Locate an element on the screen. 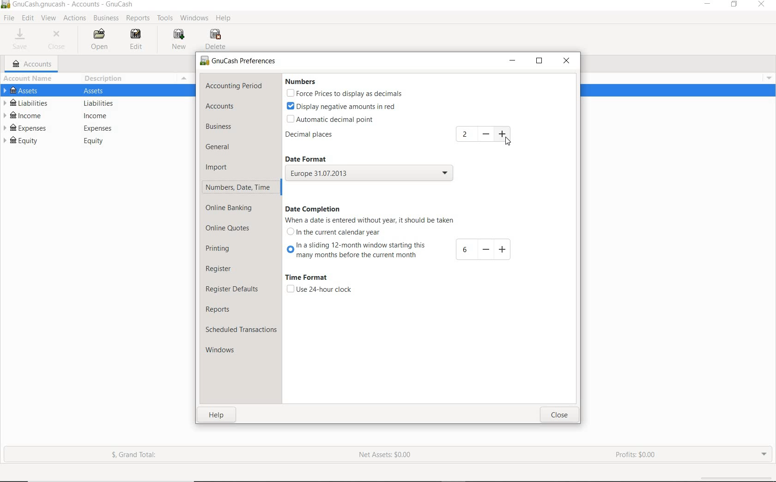 The width and height of the screenshot is (776, 482). enter number of months is located at coordinates (465, 250).